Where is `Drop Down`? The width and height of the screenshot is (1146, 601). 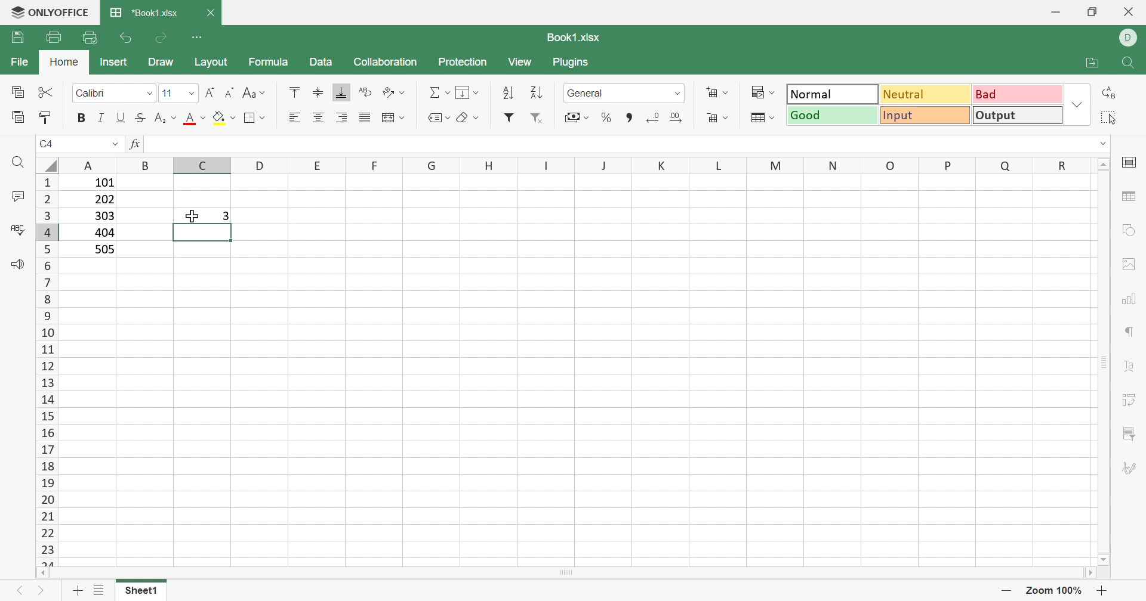
Drop Down is located at coordinates (152, 94).